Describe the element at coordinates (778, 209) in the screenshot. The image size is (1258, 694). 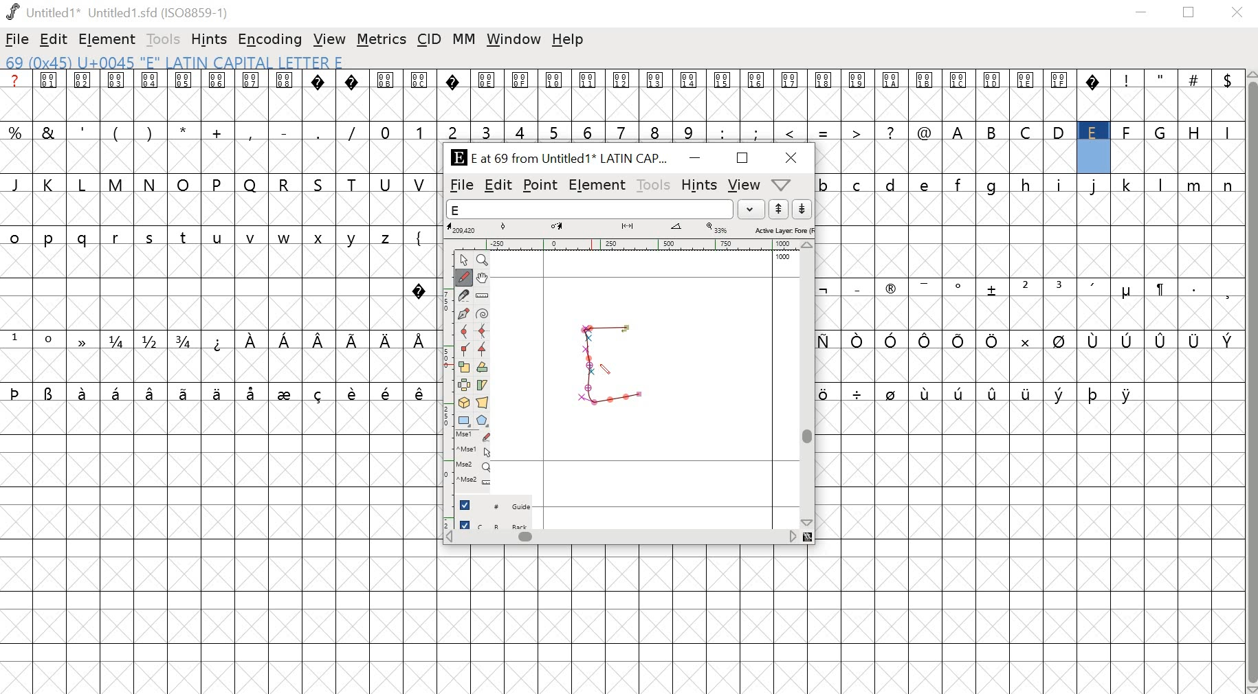
I see `up` at that location.